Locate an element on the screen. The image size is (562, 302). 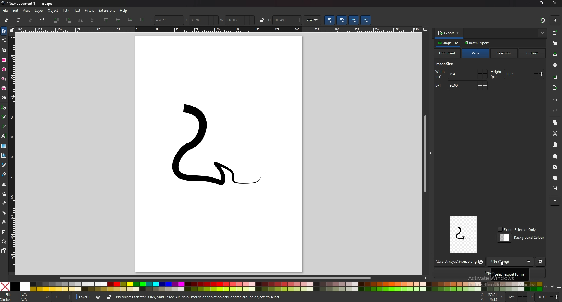
paste is located at coordinates (555, 145).